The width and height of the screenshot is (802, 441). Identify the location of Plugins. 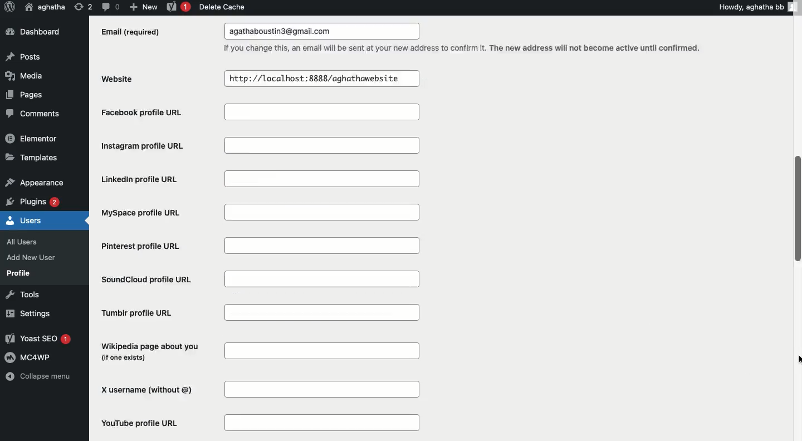
(34, 200).